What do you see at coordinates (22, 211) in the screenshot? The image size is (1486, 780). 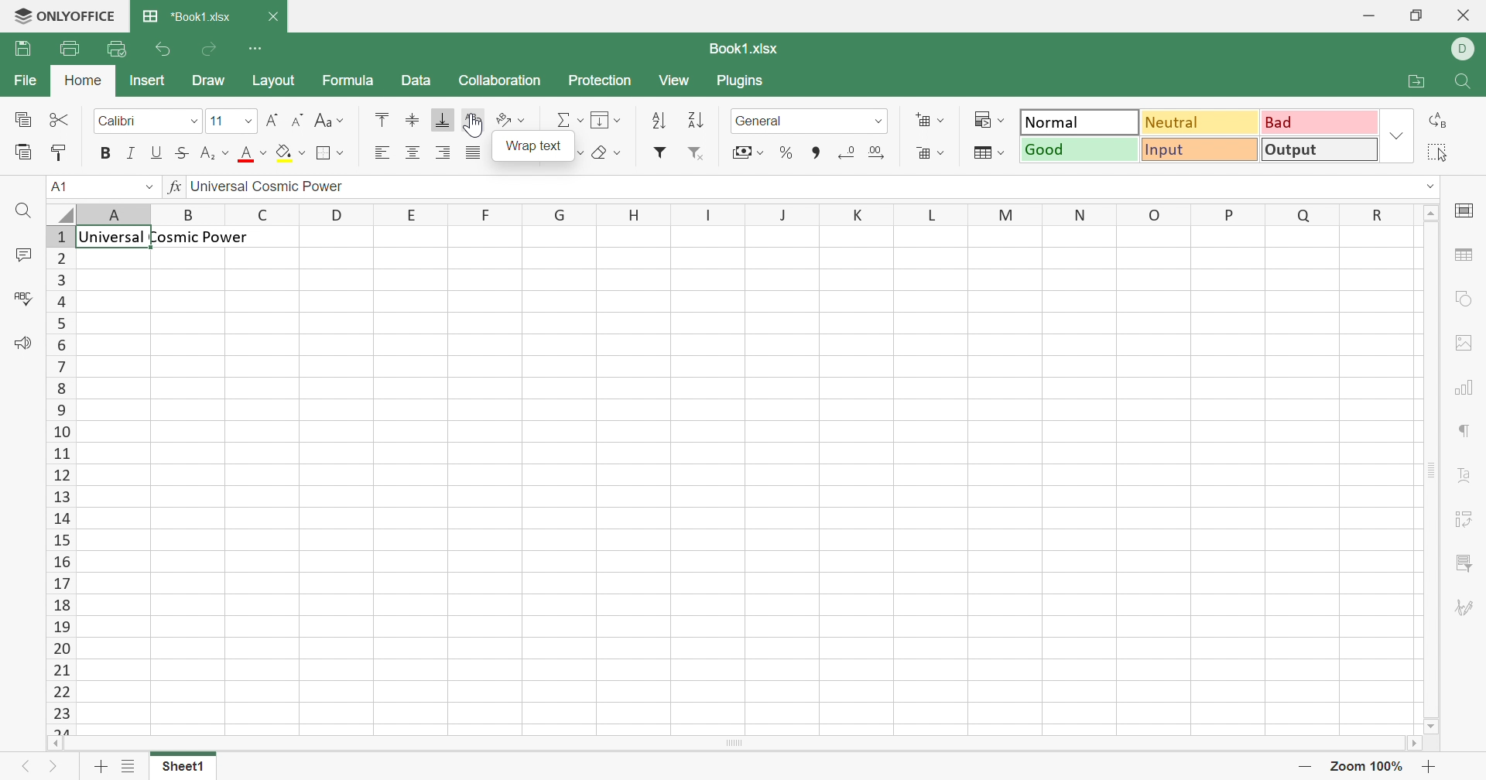 I see `Find` at bounding box center [22, 211].